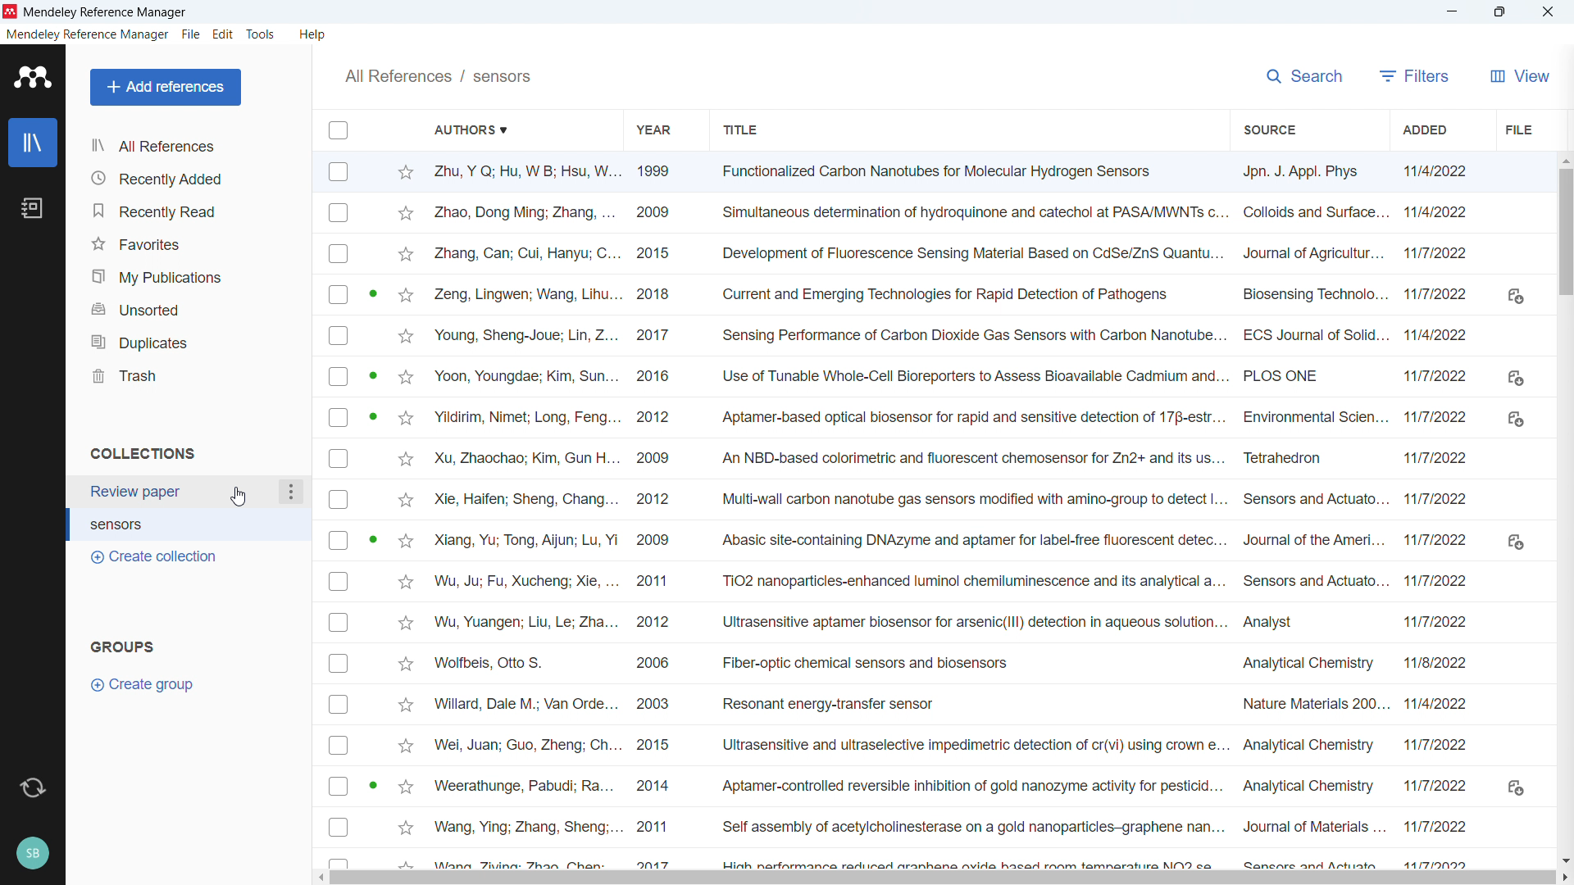 This screenshot has height=885, width=1574. Describe the element at coordinates (191, 277) in the screenshot. I see `Publications ` at that location.